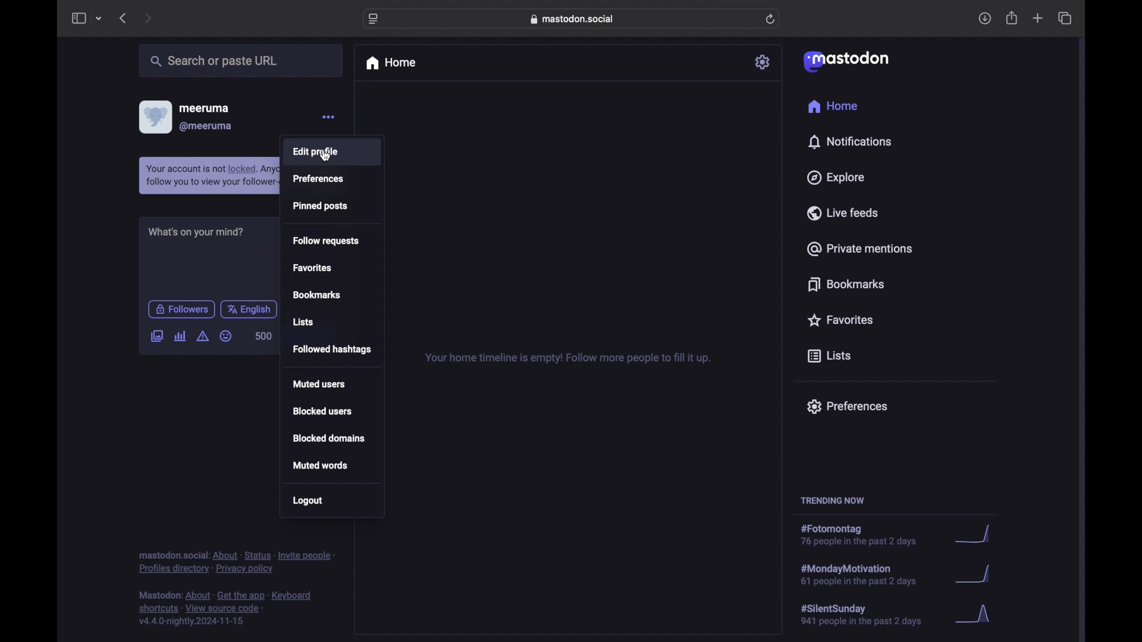  What do you see at coordinates (859, 248) in the screenshot?
I see `private mentions` at bounding box center [859, 248].